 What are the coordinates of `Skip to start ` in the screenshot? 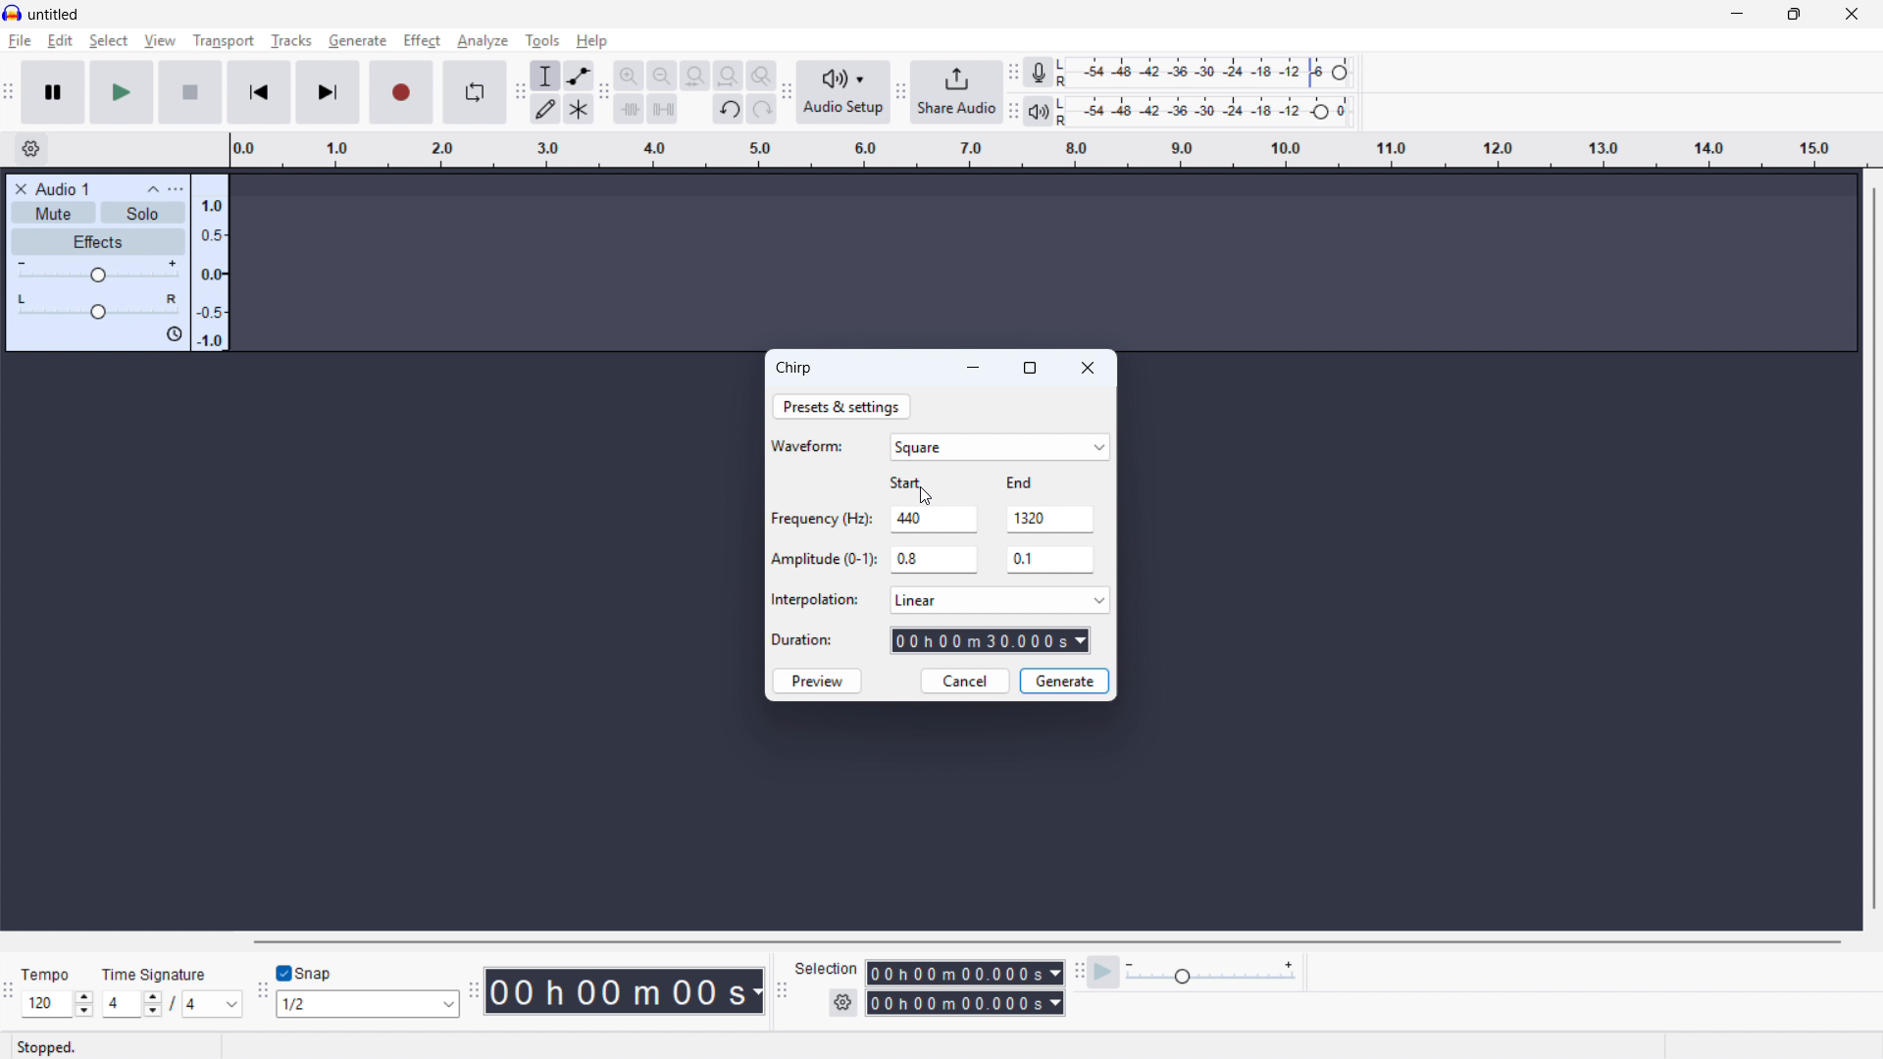 It's located at (259, 92).